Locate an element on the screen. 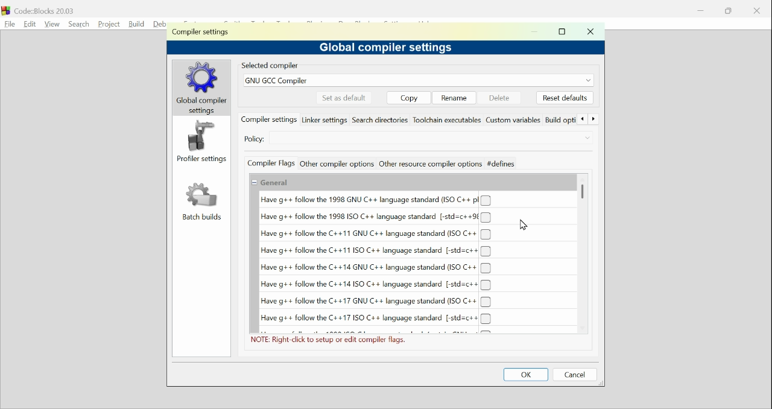  Set as default is located at coordinates (344, 97).